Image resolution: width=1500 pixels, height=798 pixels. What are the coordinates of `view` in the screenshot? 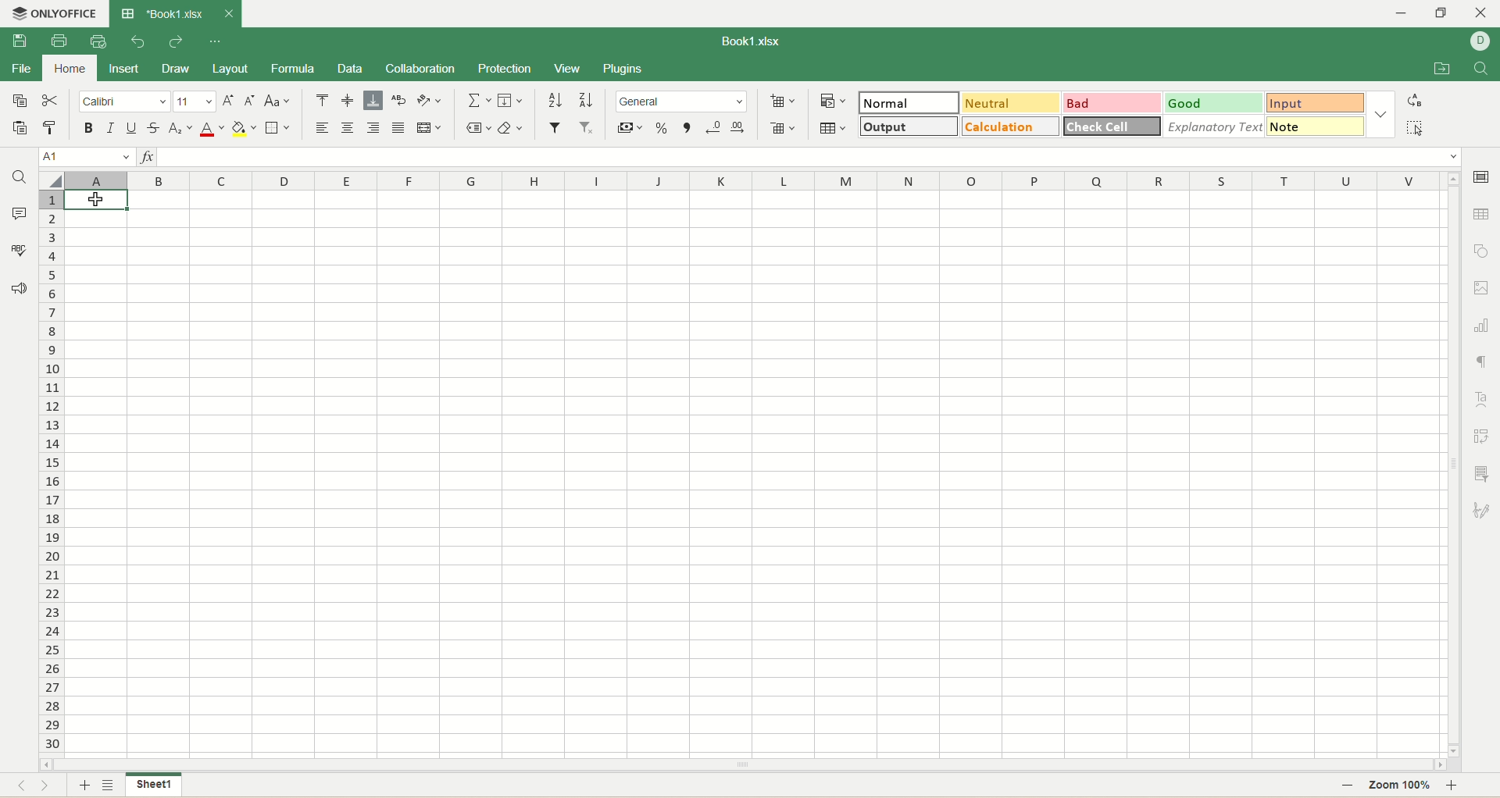 It's located at (568, 68).